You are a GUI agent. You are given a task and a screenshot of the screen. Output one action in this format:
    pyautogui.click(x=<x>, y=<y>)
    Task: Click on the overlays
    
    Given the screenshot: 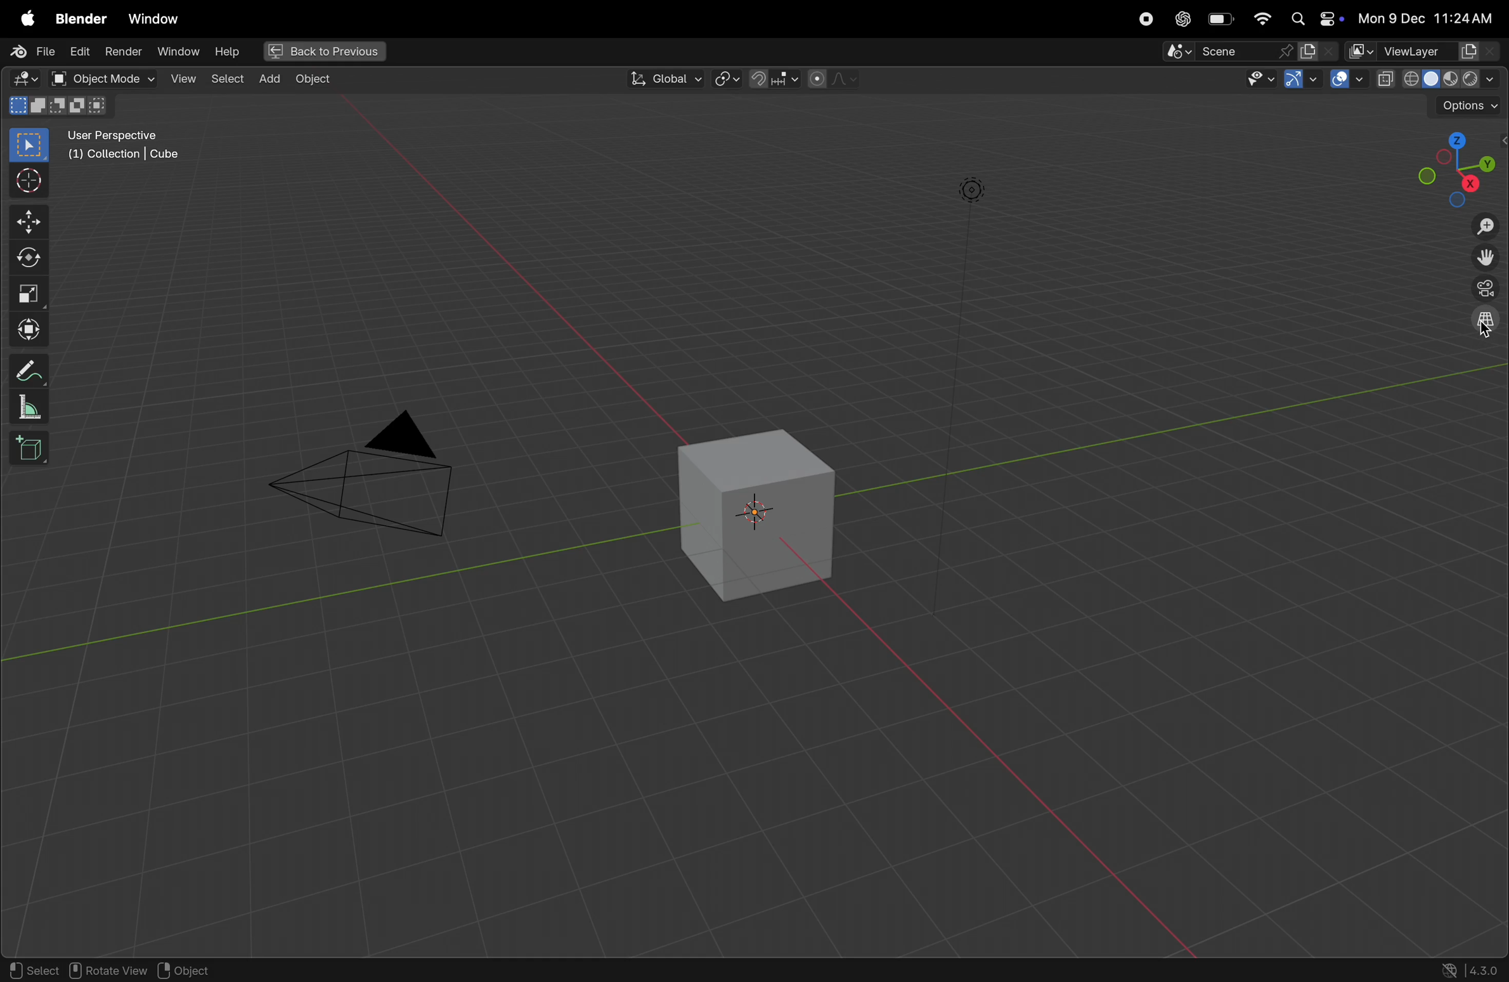 What is the action you would take?
    pyautogui.click(x=1347, y=79)
    